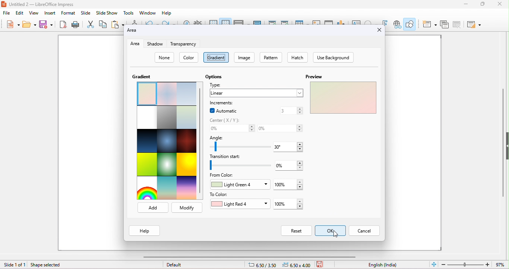 The width and height of the screenshot is (509, 269). What do you see at coordinates (458, 25) in the screenshot?
I see `delete slide` at bounding box center [458, 25].